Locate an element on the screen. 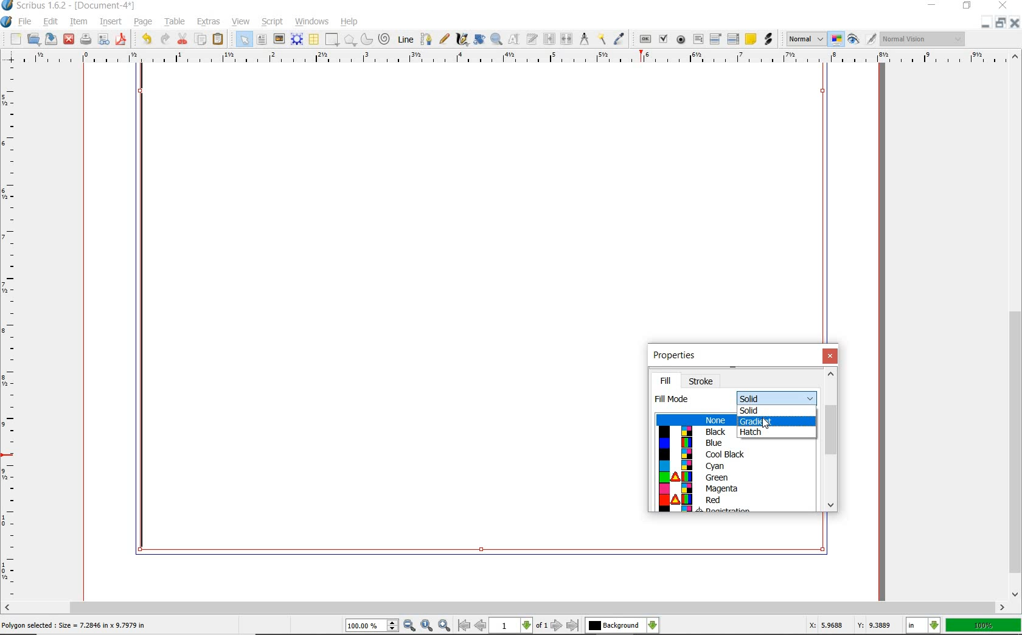 Image resolution: width=1022 pixels, height=635 pixels. restore is located at coordinates (1001, 23).